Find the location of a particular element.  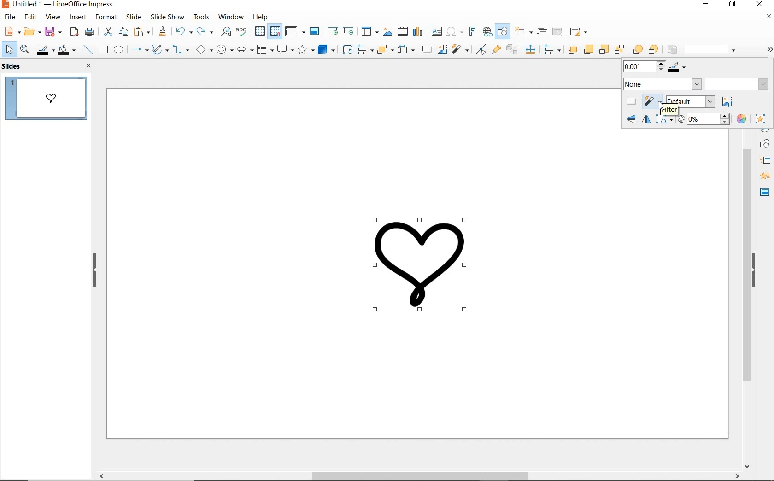

crop image is located at coordinates (441, 49).